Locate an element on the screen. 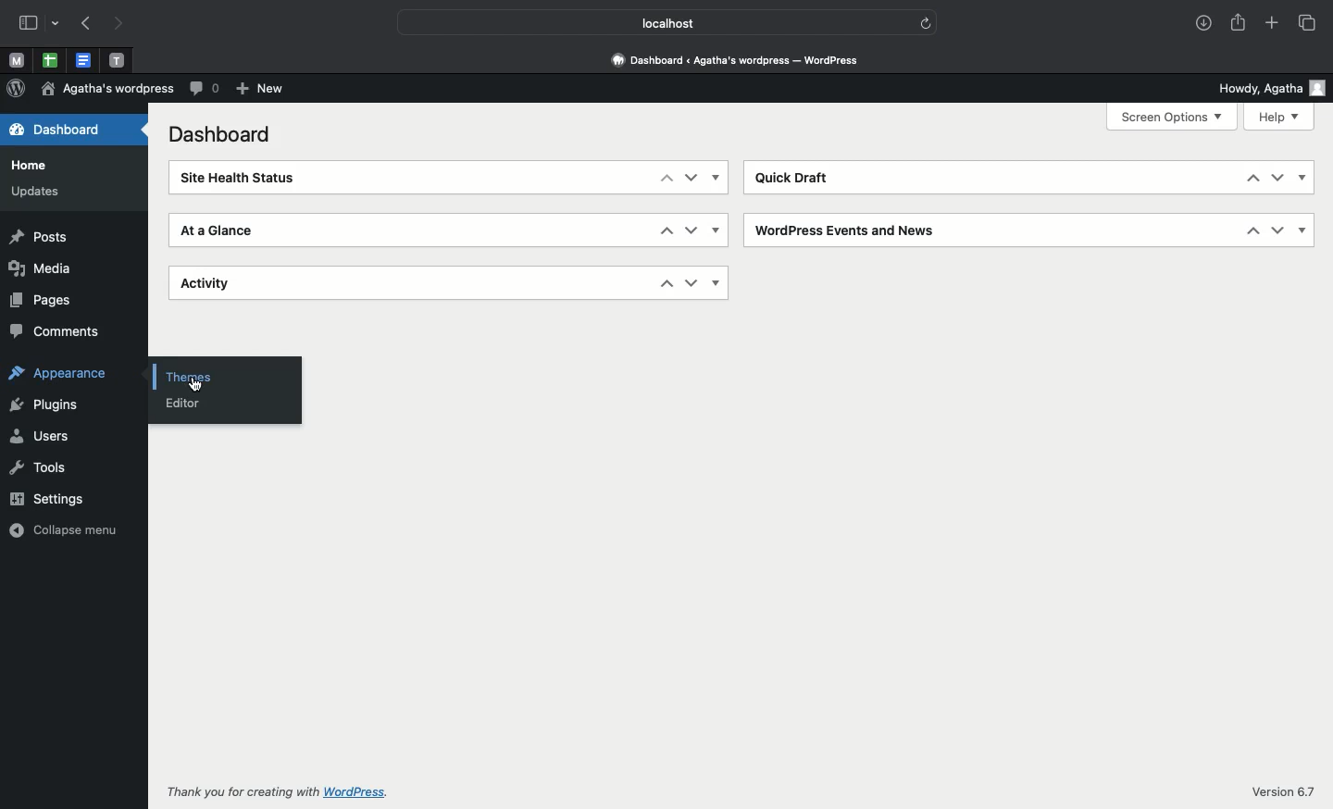 The height and width of the screenshot is (809, 1333). Downloads is located at coordinates (1205, 25).